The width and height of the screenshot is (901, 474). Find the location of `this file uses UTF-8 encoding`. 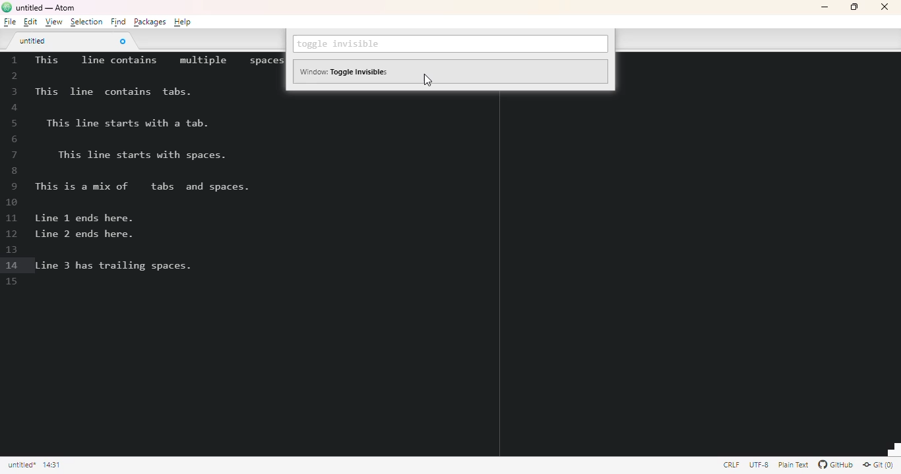

this file uses UTF-8 encoding is located at coordinates (759, 465).